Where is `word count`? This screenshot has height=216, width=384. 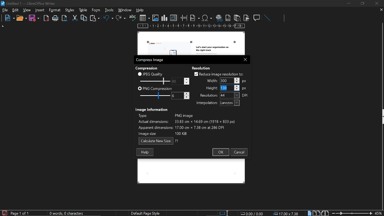
word count is located at coordinates (69, 213).